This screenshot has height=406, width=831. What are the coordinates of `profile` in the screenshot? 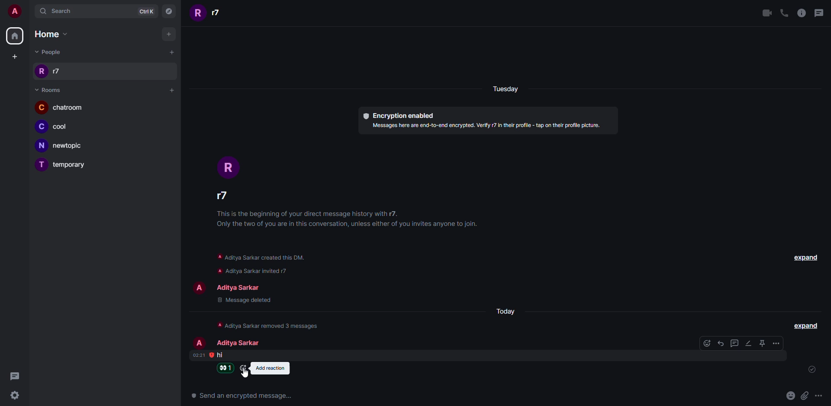 It's located at (199, 289).